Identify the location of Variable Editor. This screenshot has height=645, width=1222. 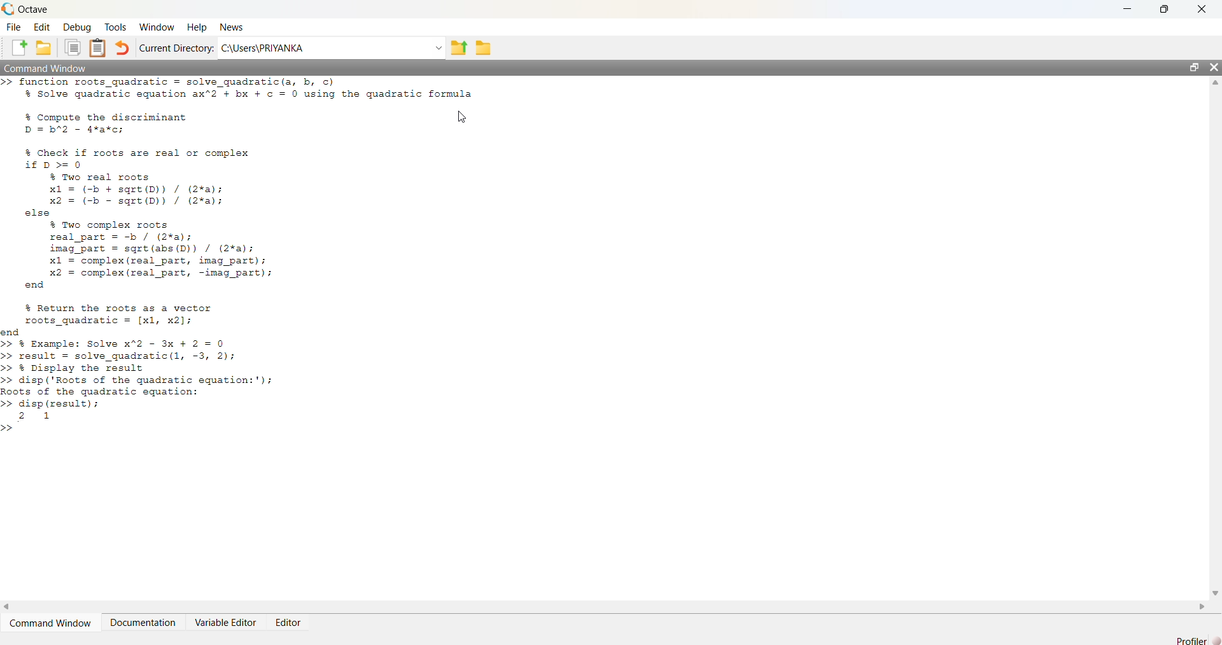
(228, 621).